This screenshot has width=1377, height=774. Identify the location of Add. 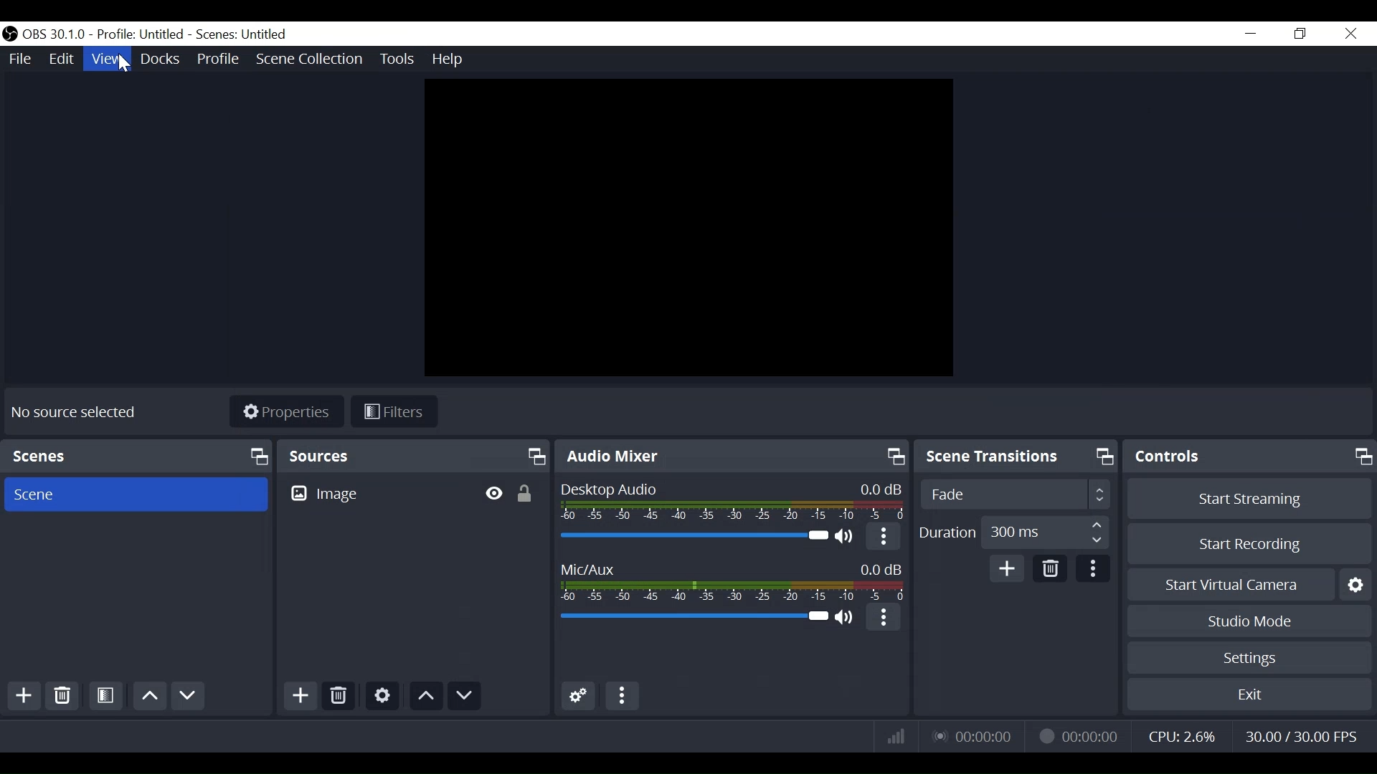
(27, 698).